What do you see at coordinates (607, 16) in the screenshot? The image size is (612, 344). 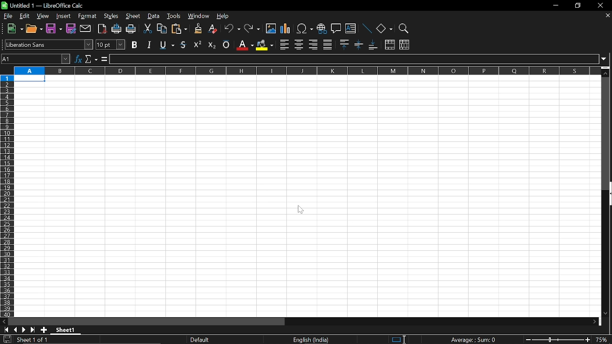 I see `close current sheet` at bounding box center [607, 16].